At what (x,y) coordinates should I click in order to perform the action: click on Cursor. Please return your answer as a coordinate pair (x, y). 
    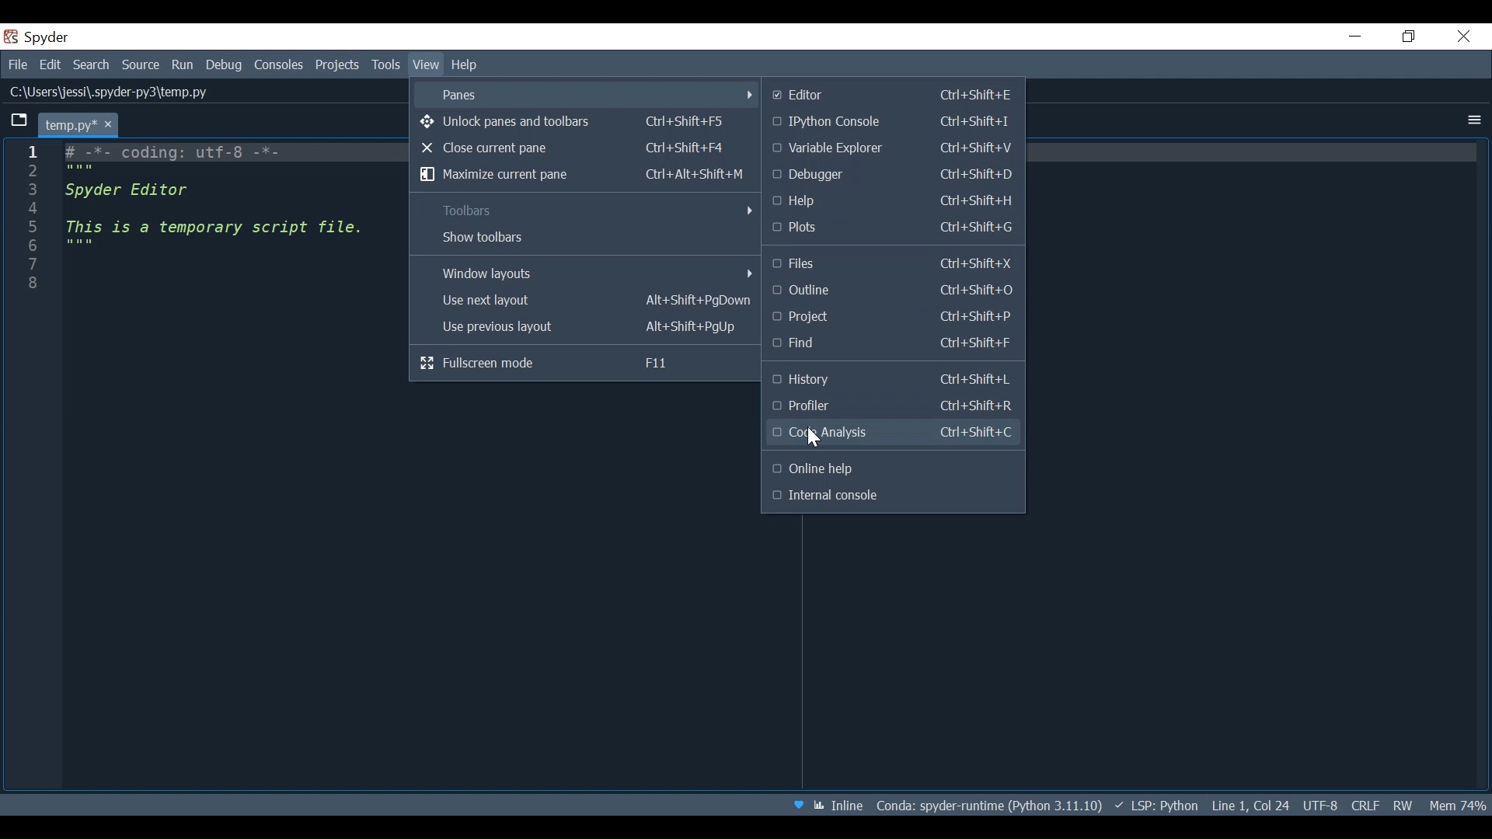
    Looking at the image, I should click on (817, 439).